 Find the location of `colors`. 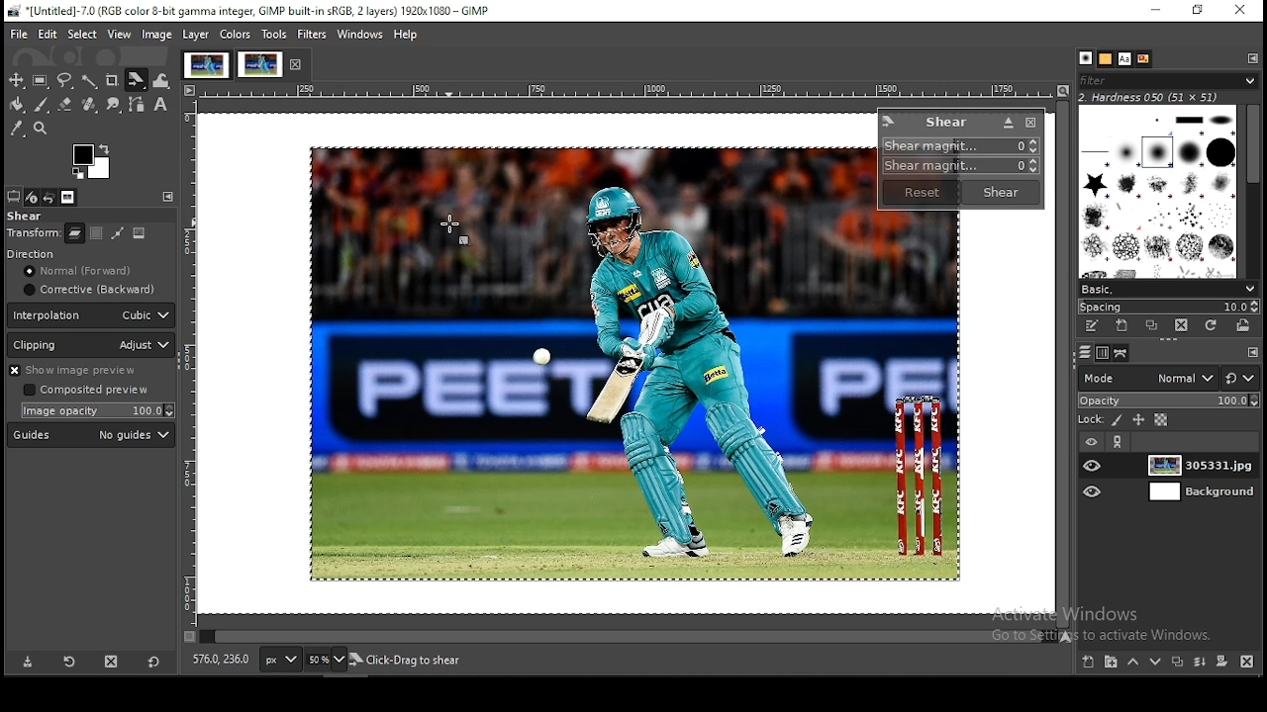

colors is located at coordinates (236, 35).